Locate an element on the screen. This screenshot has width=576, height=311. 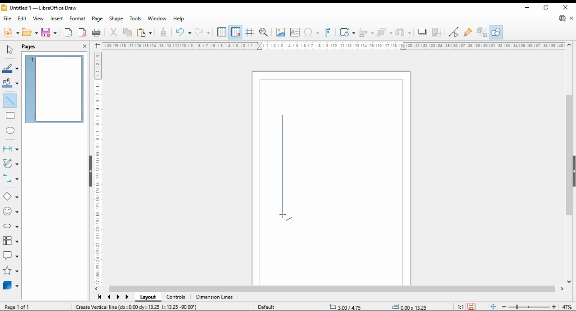
help is located at coordinates (179, 19).